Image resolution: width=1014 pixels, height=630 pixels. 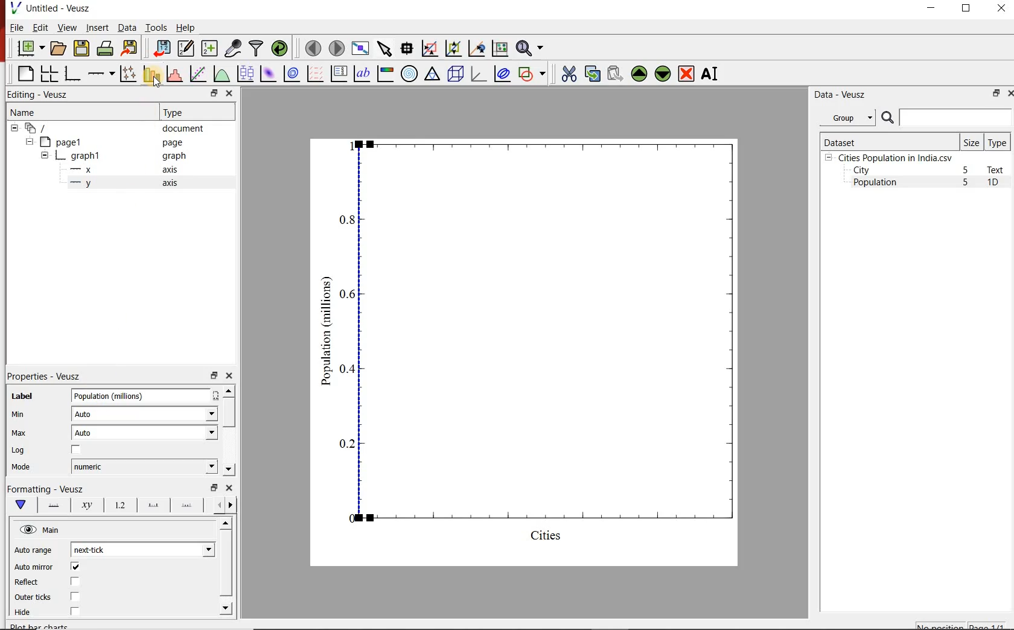 What do you see at coordinates (687, 74) in the screenshot?
I see `remove the selected widgets` at bounding box center [687, 74].